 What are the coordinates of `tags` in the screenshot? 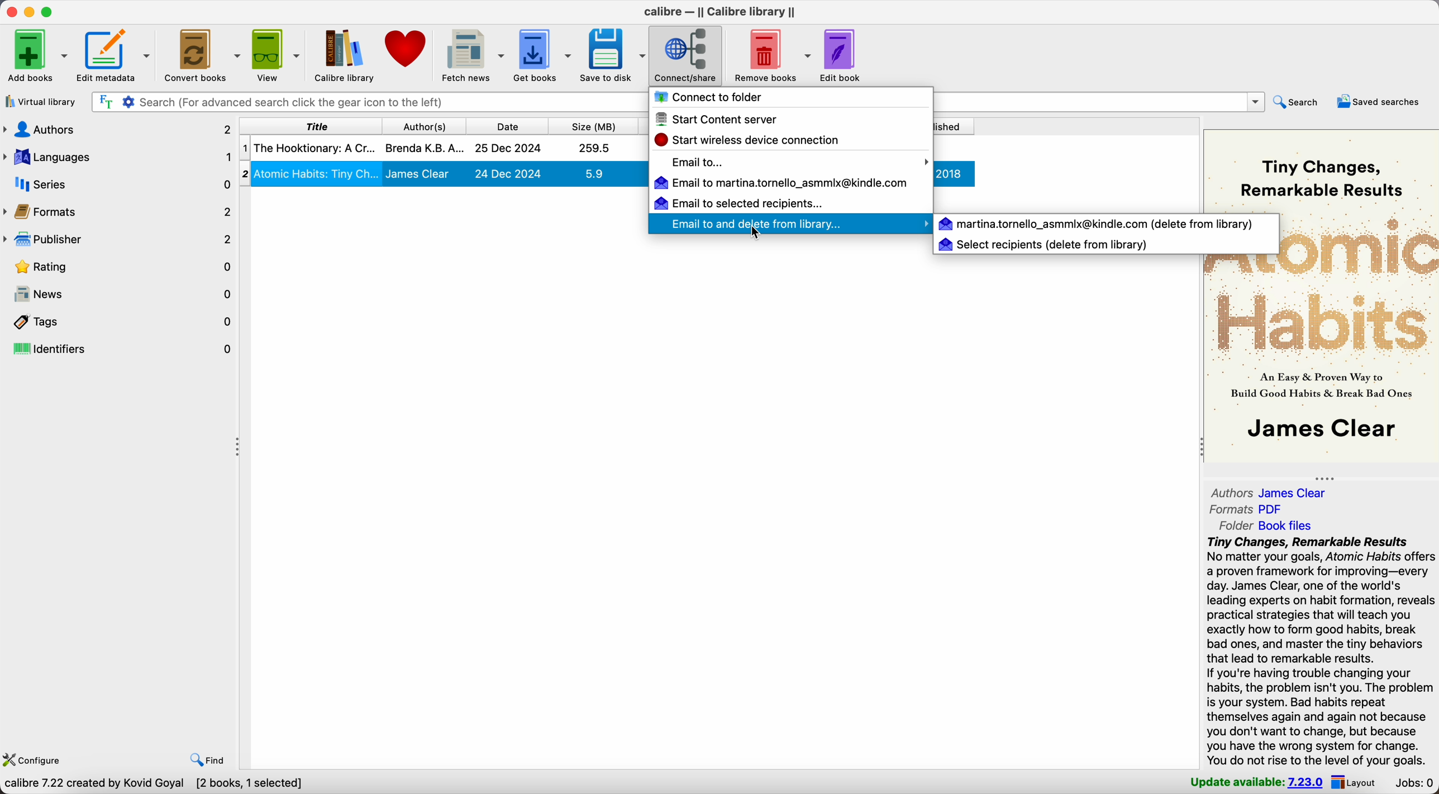 It's located at (119, 321).